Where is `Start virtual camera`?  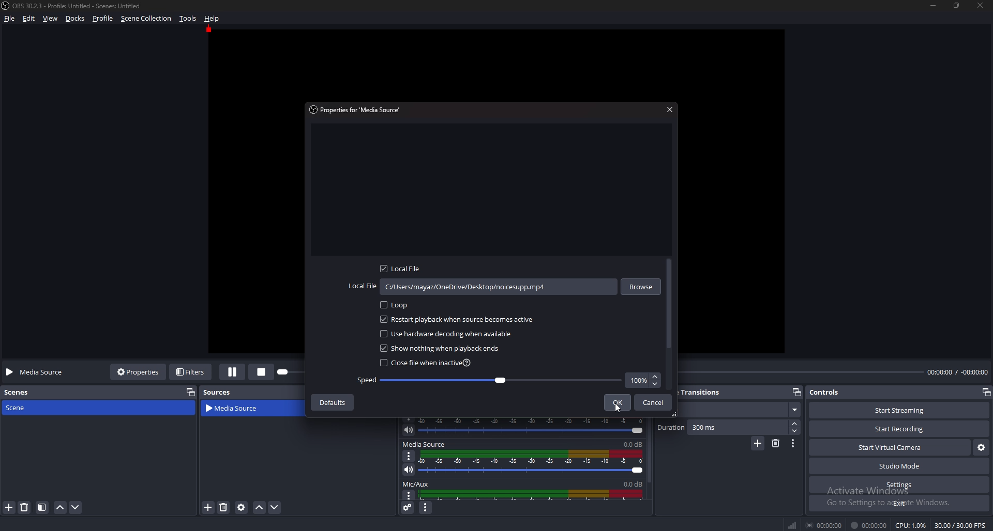
Start virtual camera is located at coordinates (890, 447).